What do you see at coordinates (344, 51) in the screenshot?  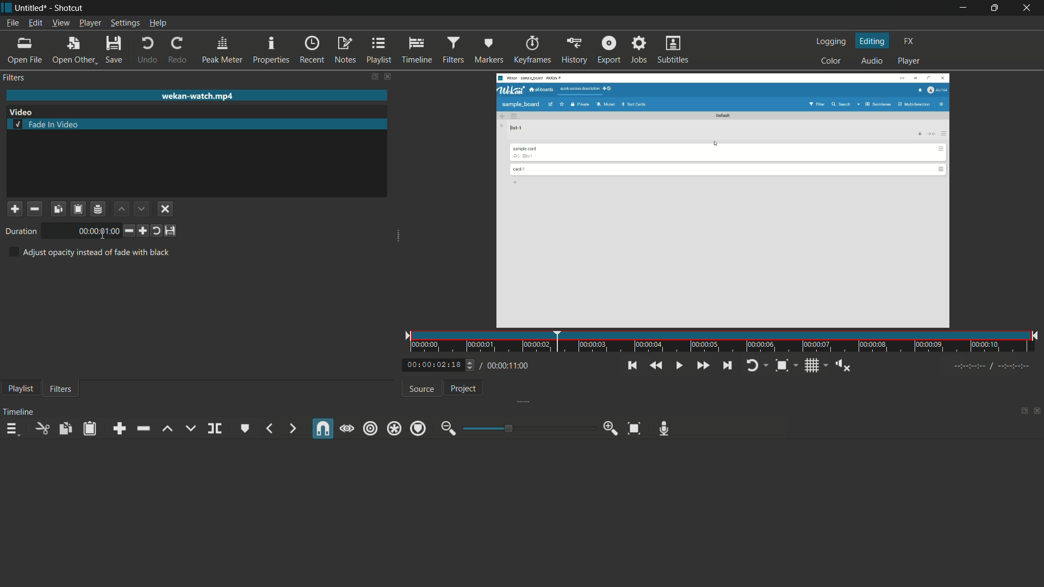 I see `notes` at bounding box center [344, 51].